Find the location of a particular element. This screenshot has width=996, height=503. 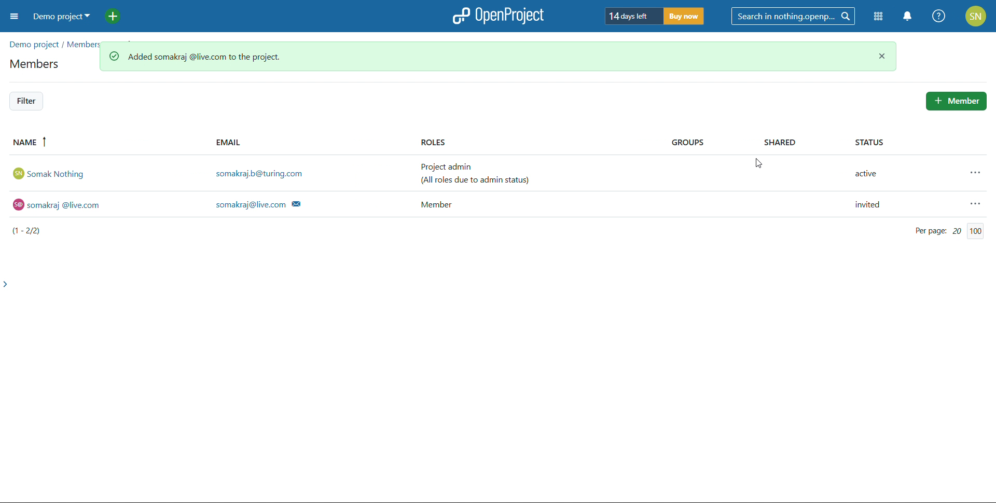

invited is located at coordinates (871, 206).